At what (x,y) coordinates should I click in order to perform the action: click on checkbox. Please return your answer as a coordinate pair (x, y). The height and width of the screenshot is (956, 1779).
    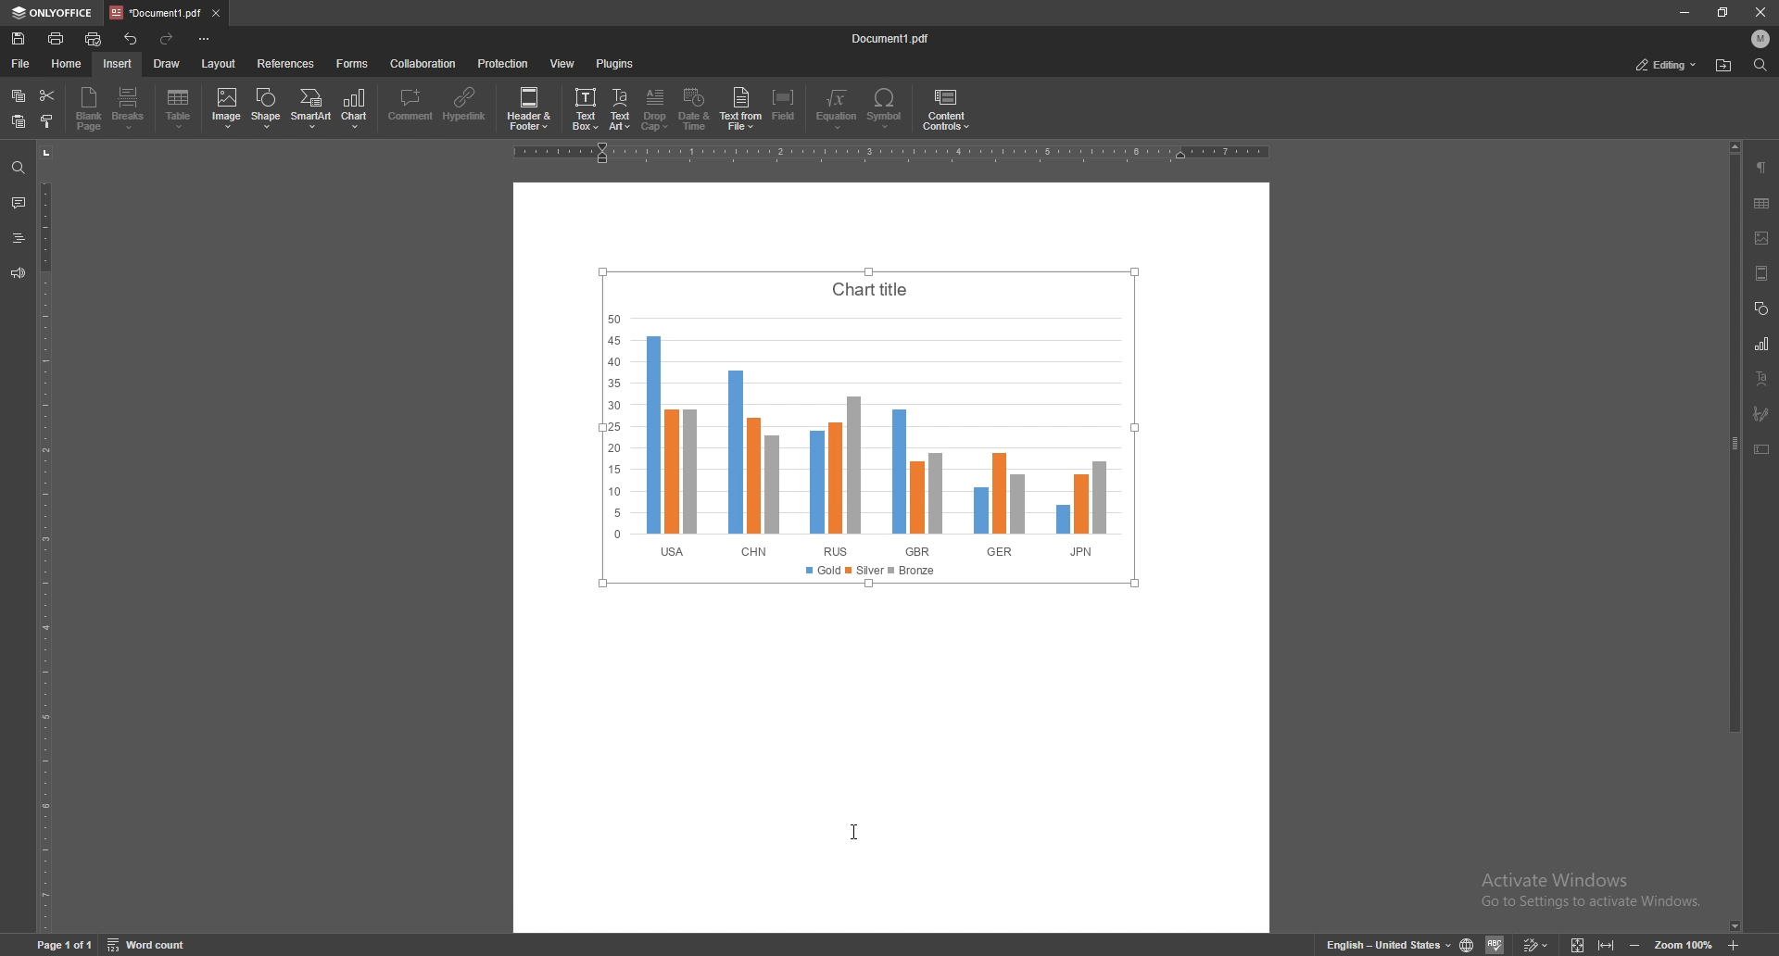
    Looking at the image, I should click on (227, 106).